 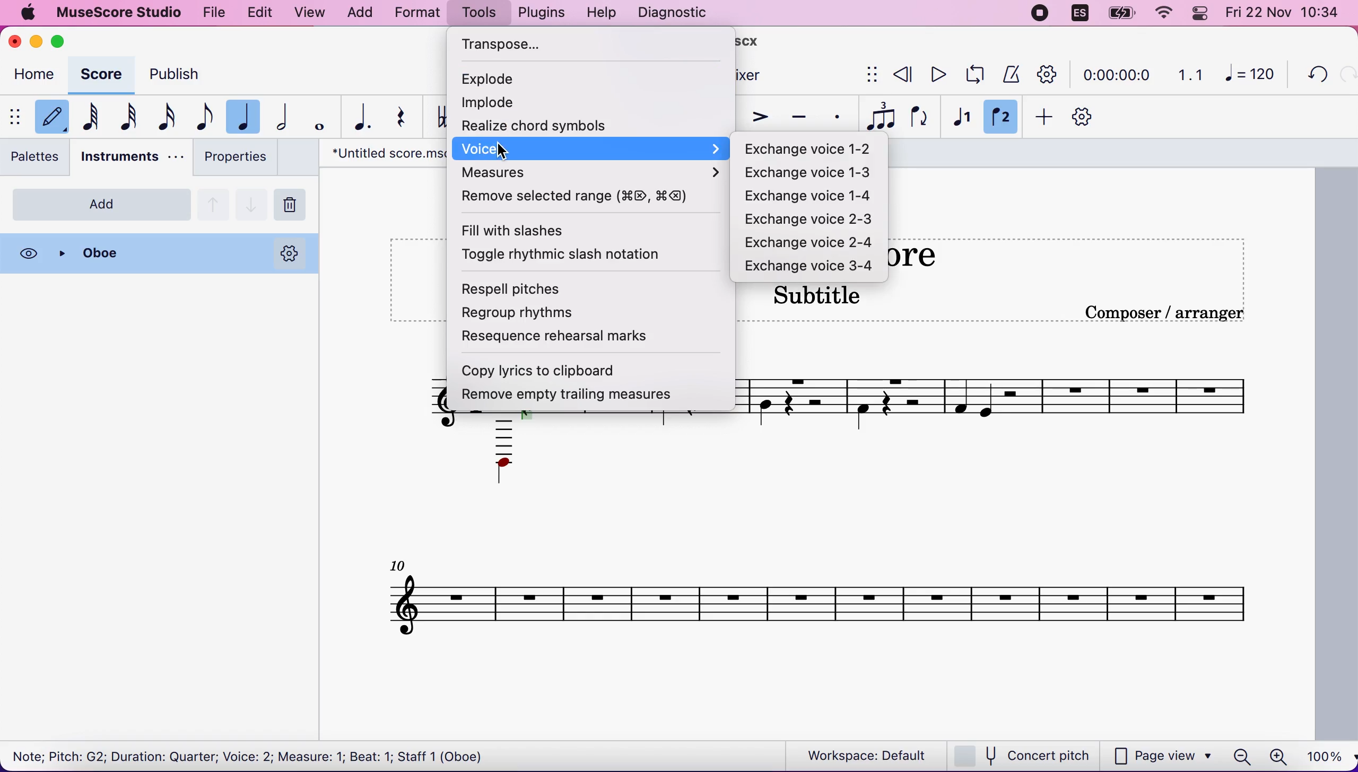 I want to click on voice 1, so click(x=962, y=115).